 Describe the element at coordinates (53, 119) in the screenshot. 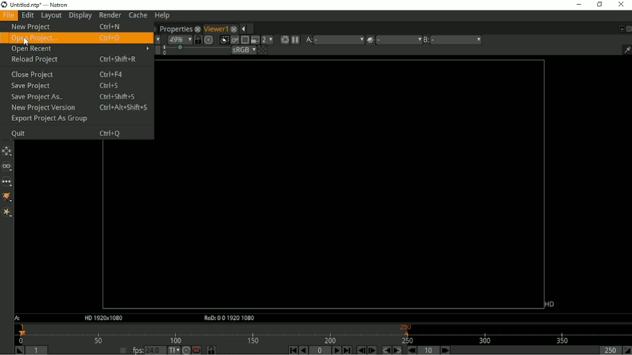

I see `Export Project As Group` at that location.